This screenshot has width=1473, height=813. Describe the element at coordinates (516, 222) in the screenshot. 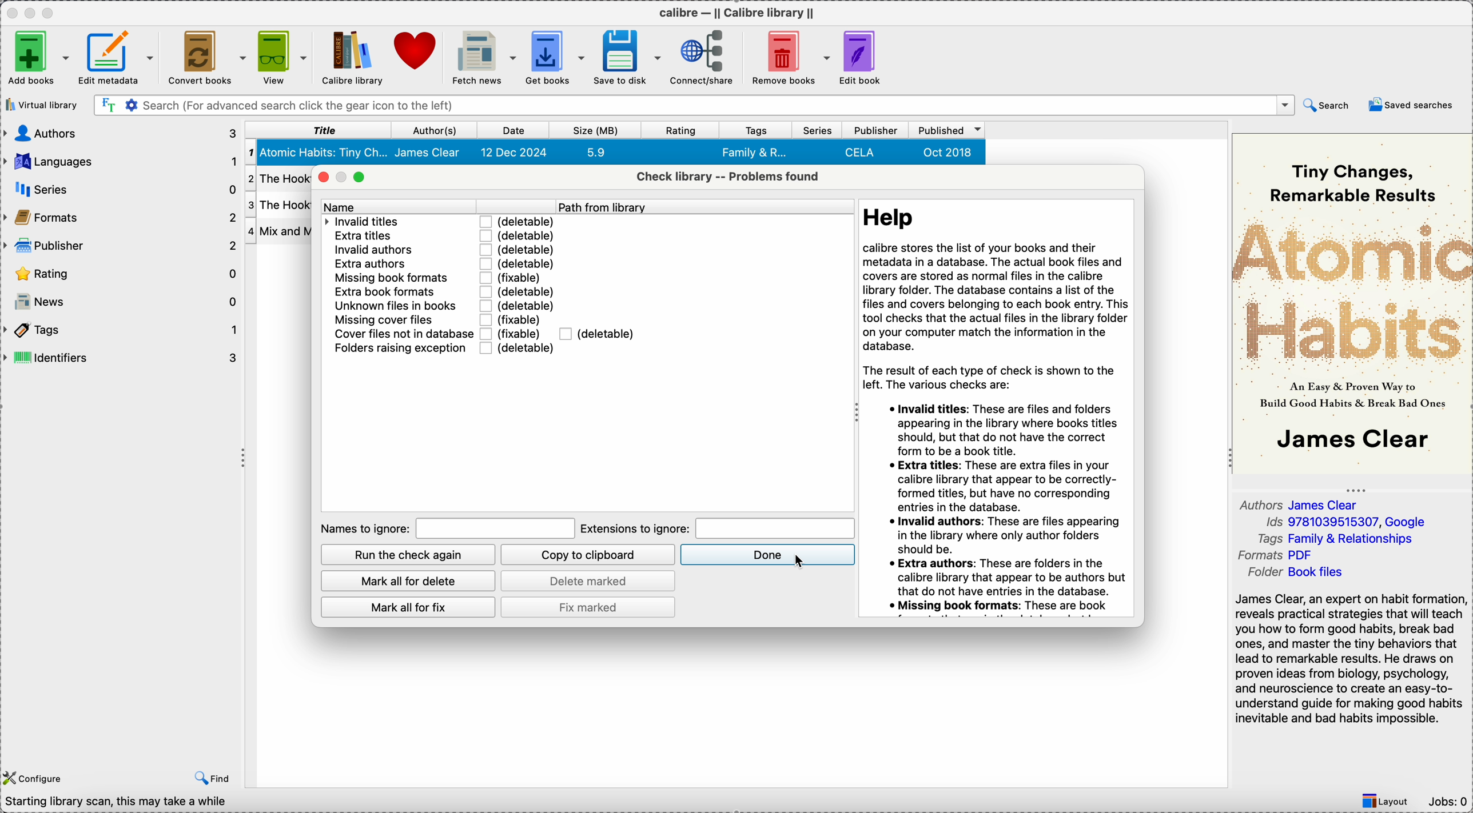

I see `deletable` at that location.